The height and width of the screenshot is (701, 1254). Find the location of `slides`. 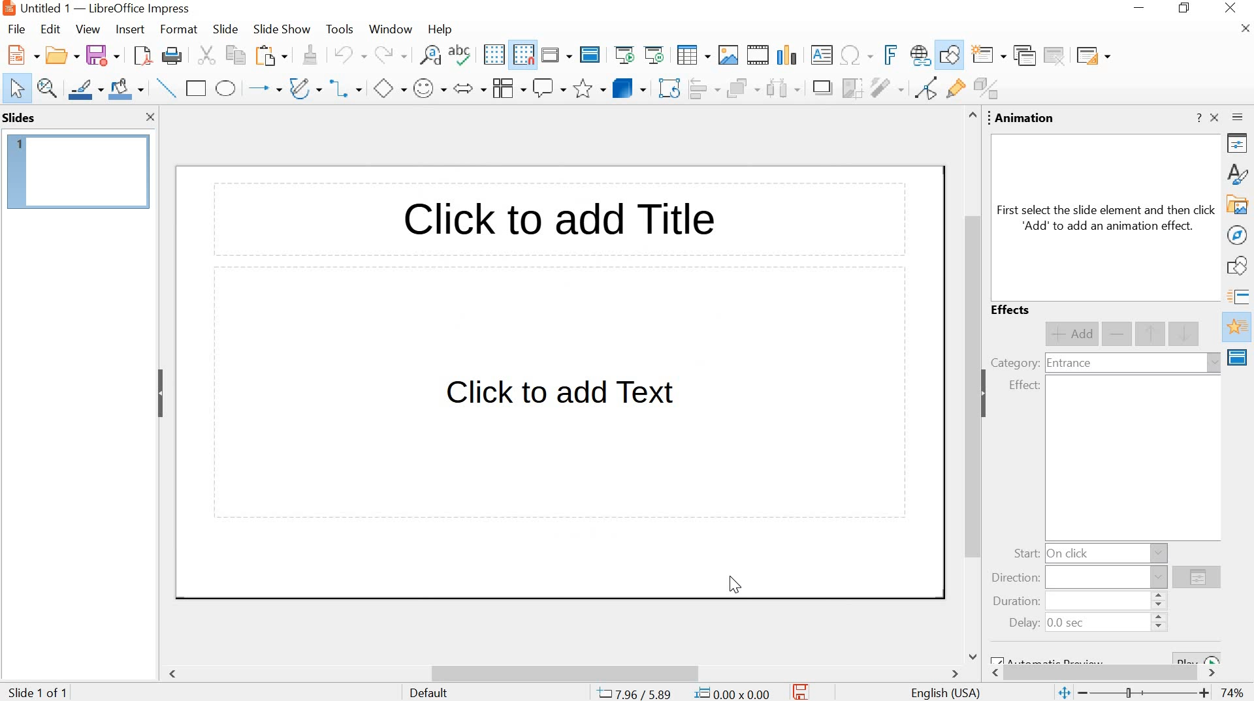

slides is located at coordinates (22, 117).